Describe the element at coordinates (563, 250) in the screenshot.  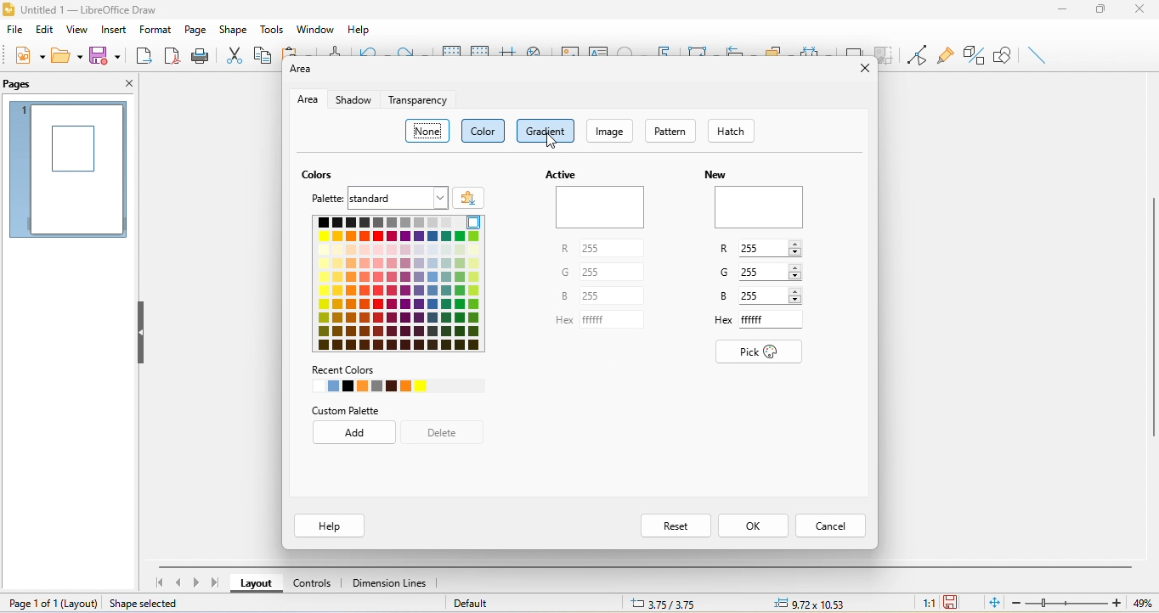
I see `r` at that location.